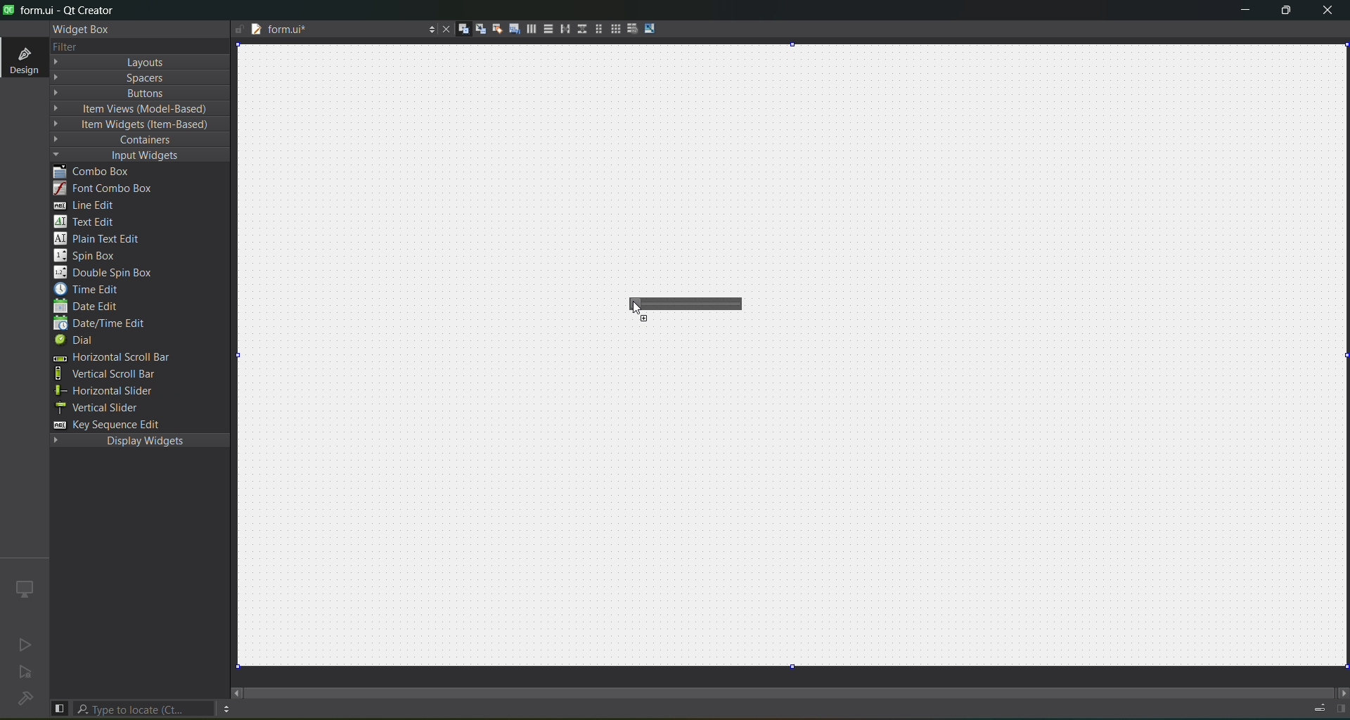  What do you see at coordinates (527, 28) in the screenshot?
I see `horizontal layout` at bounding box center [527, 28].